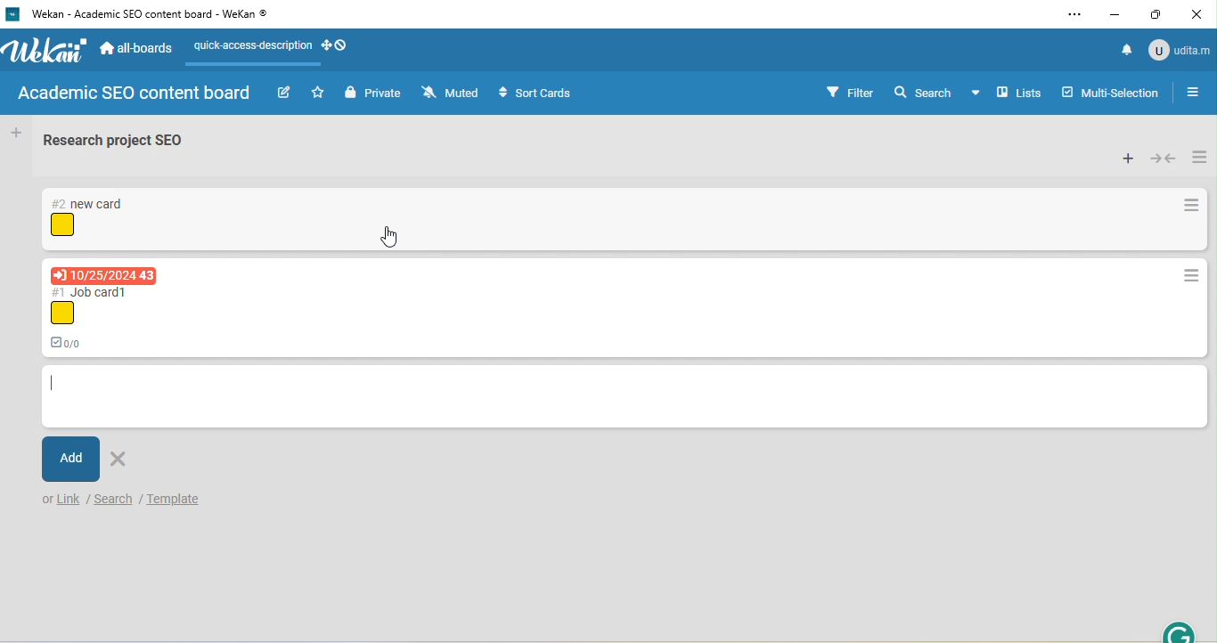 The image size is (1217, 643). Describe the element at coordinates (1192, 207) in the screenshot. I see `card actions` at that location.